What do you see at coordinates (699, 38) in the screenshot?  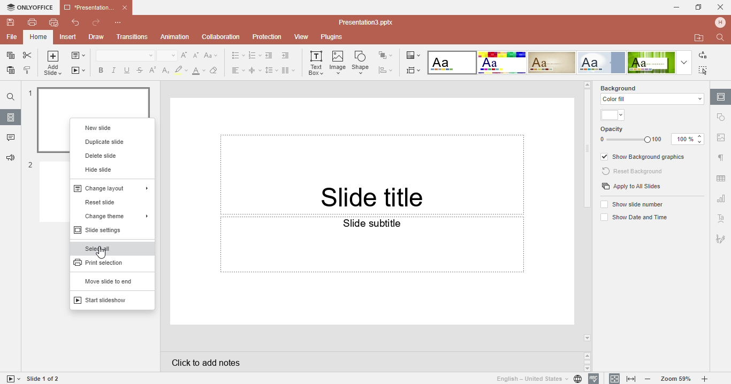 I see `Open file` at bounding box center [699, 38].